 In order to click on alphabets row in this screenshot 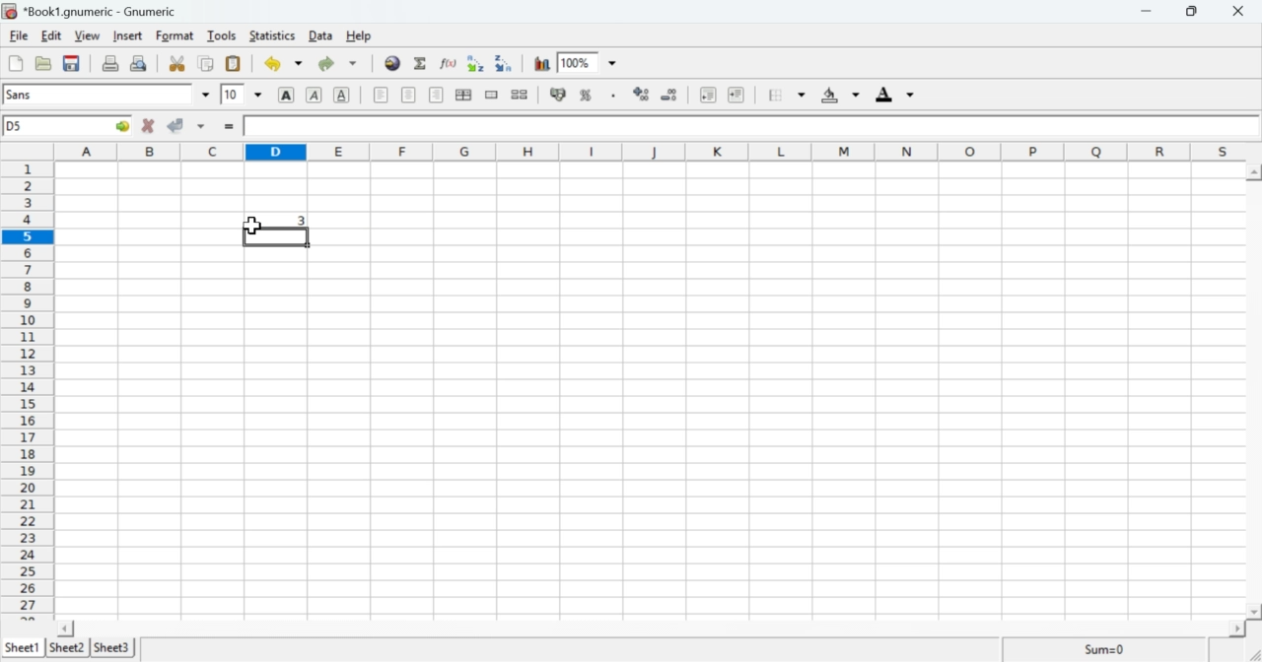, I will do `click(646, 150)`.